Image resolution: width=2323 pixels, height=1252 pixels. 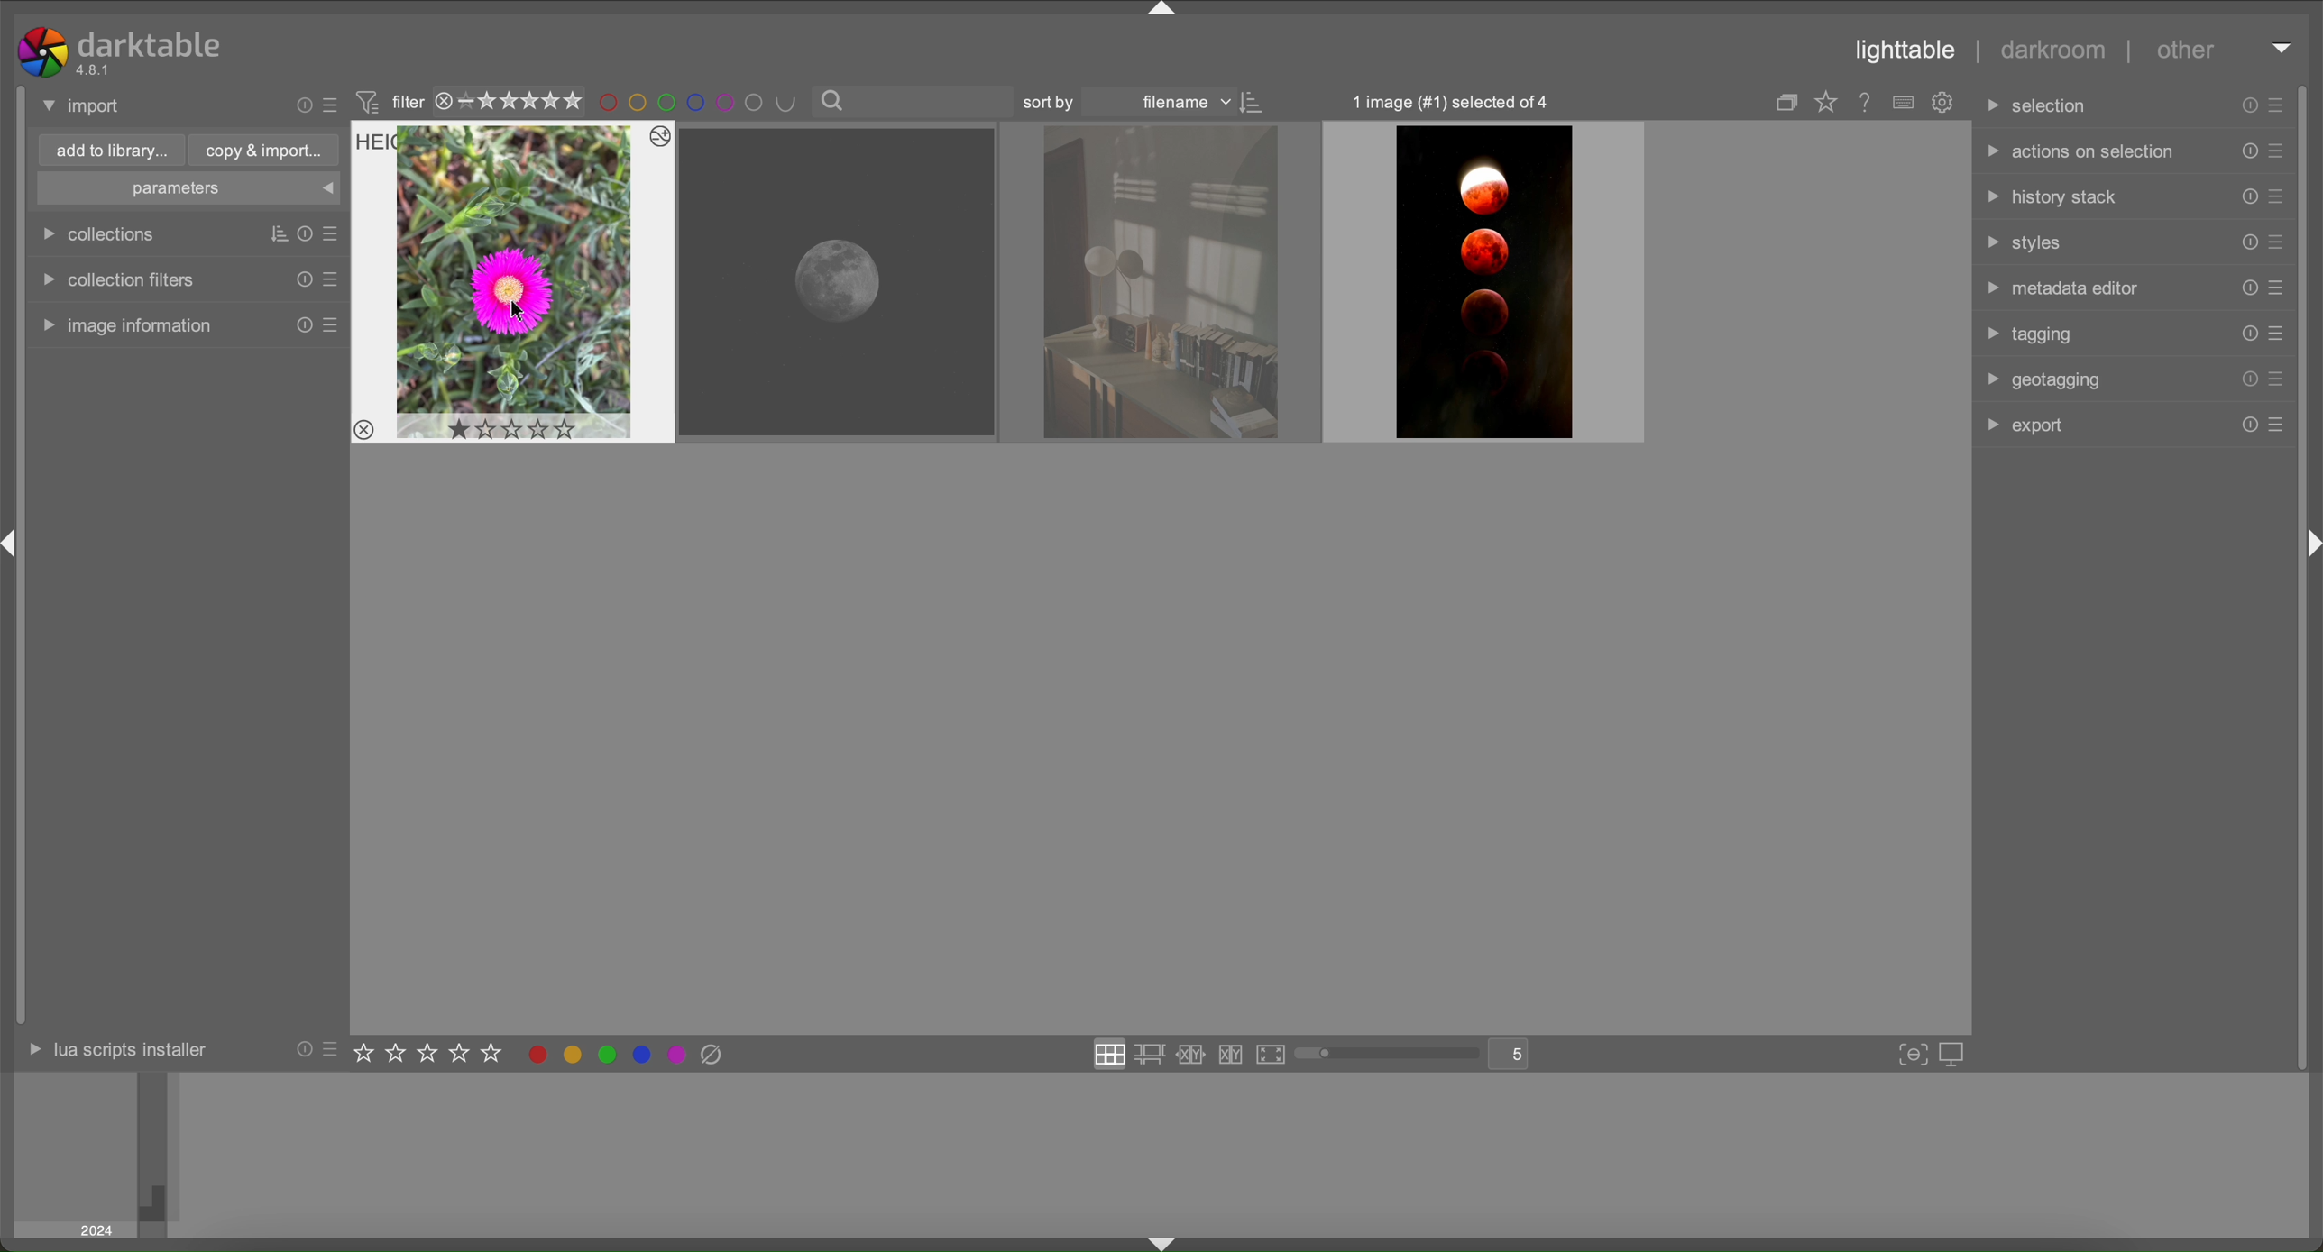 I want to click on presets, so click(x=2277, y=242).